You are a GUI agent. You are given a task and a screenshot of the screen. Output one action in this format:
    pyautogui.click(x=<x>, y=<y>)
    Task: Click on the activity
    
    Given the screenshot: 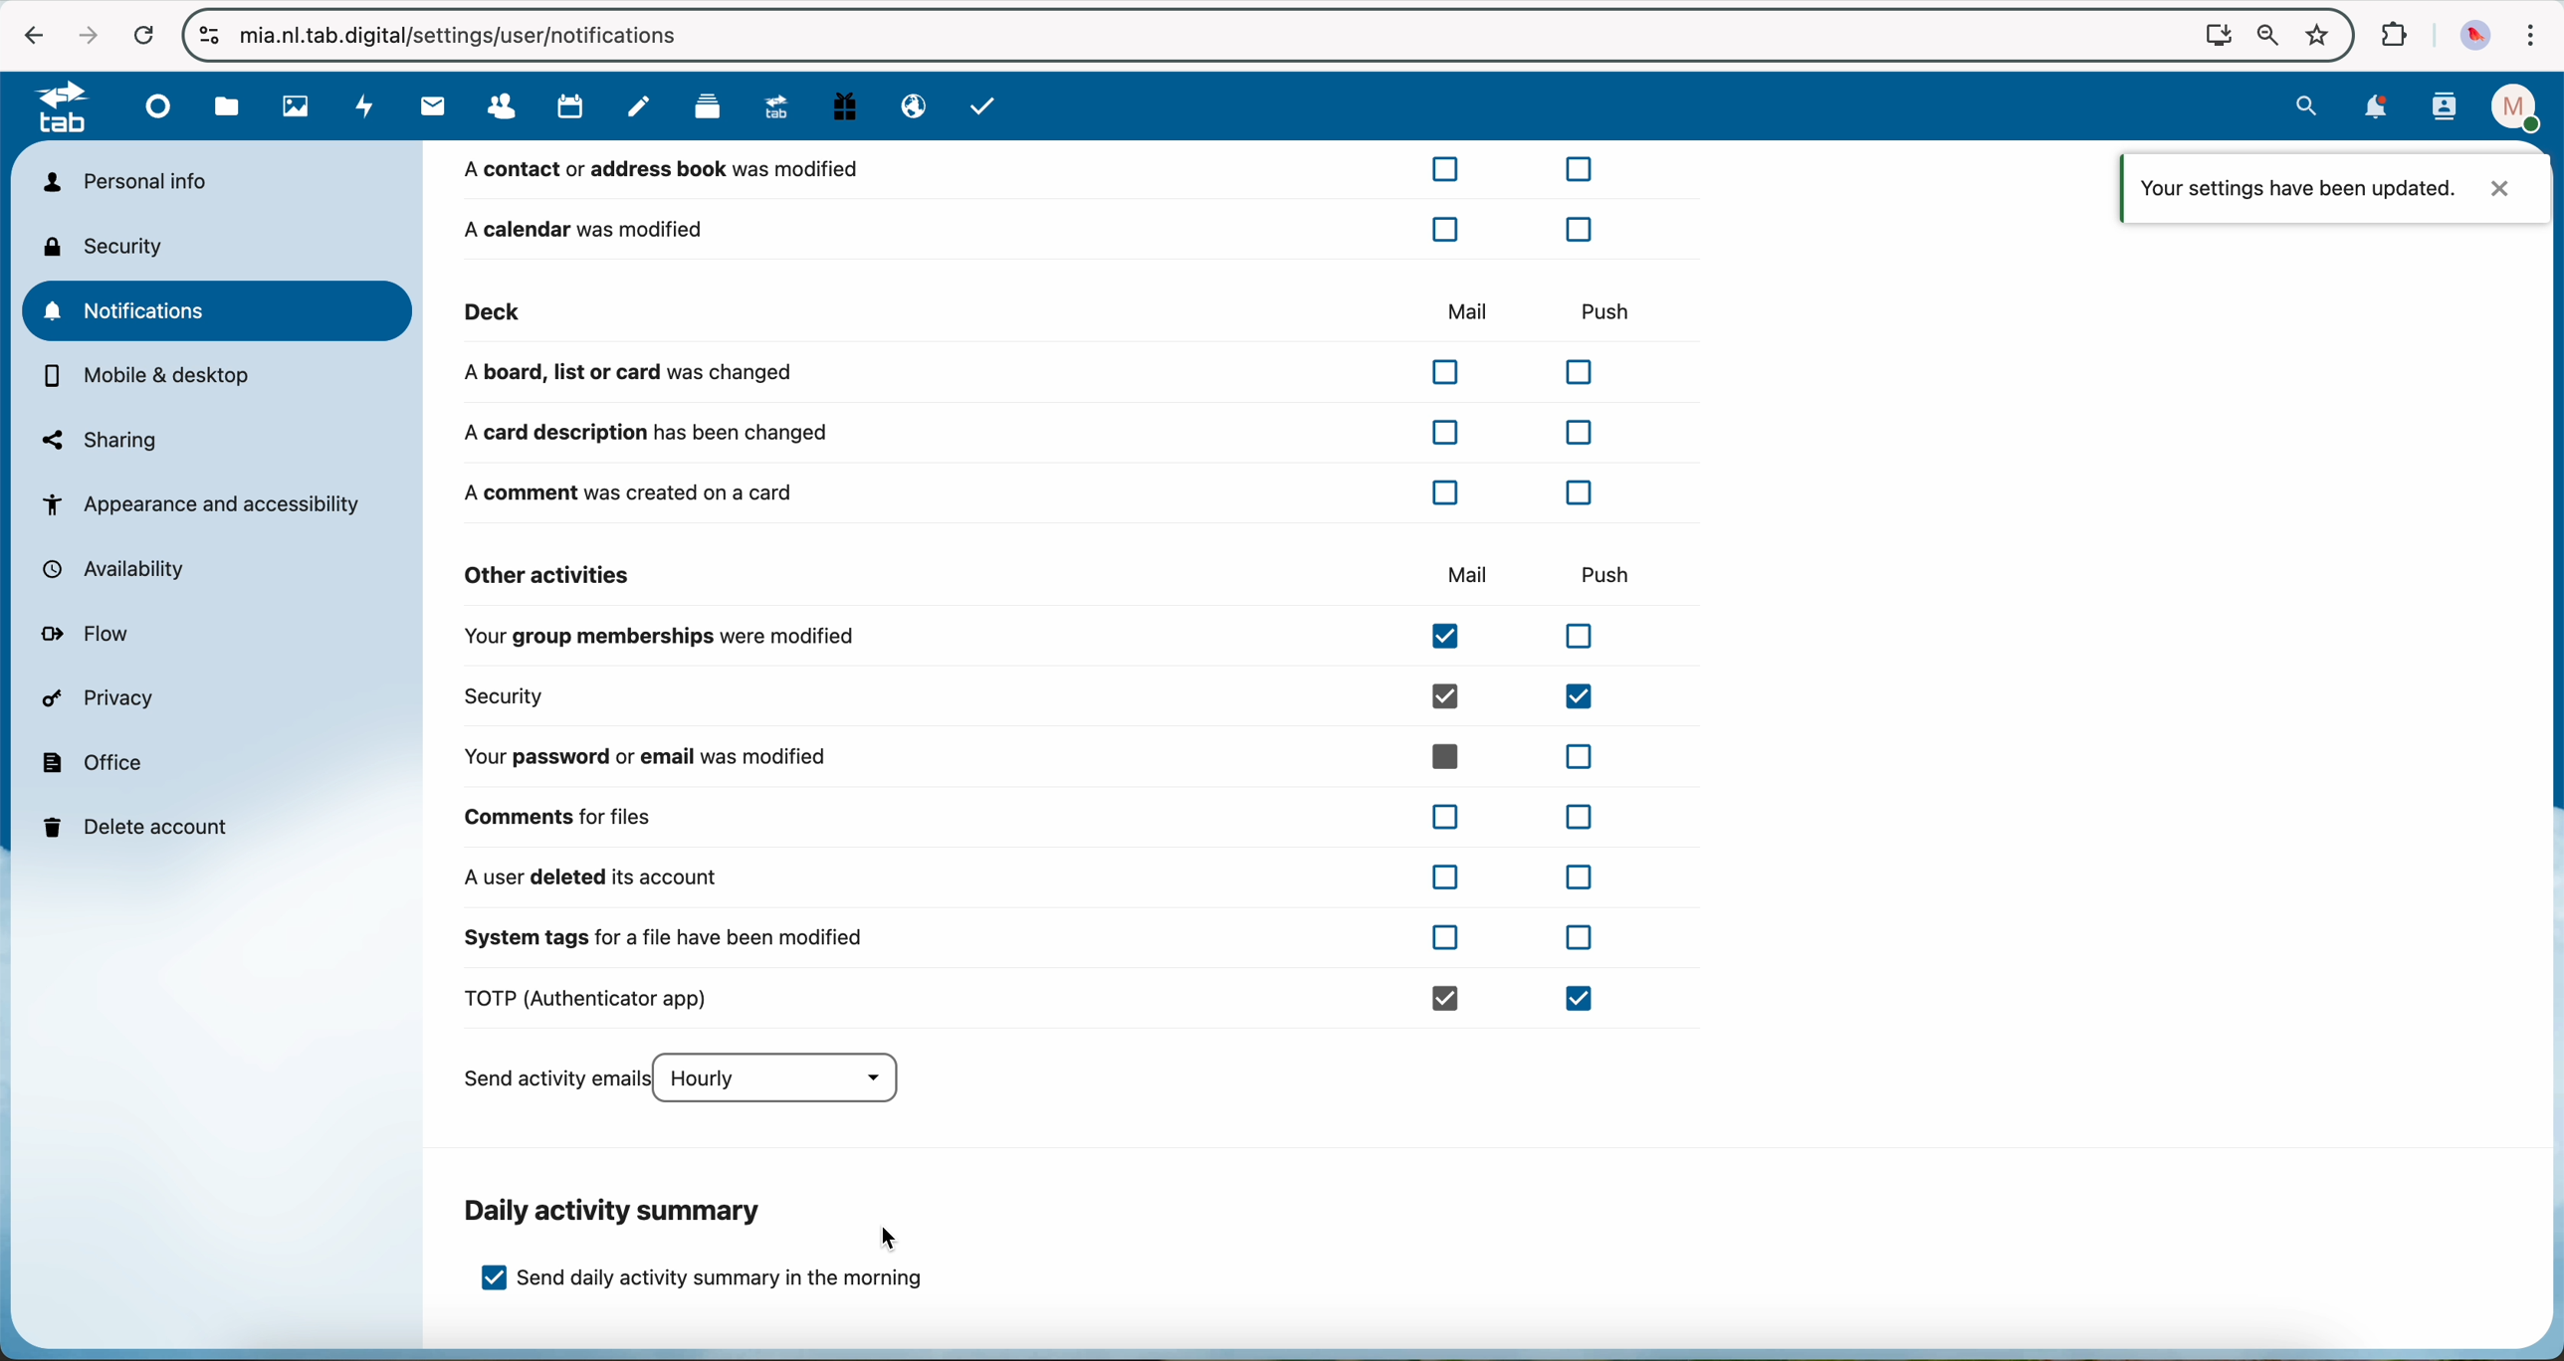 What is the action you would take?
    pyautogui.click(x=362, y=107)
    